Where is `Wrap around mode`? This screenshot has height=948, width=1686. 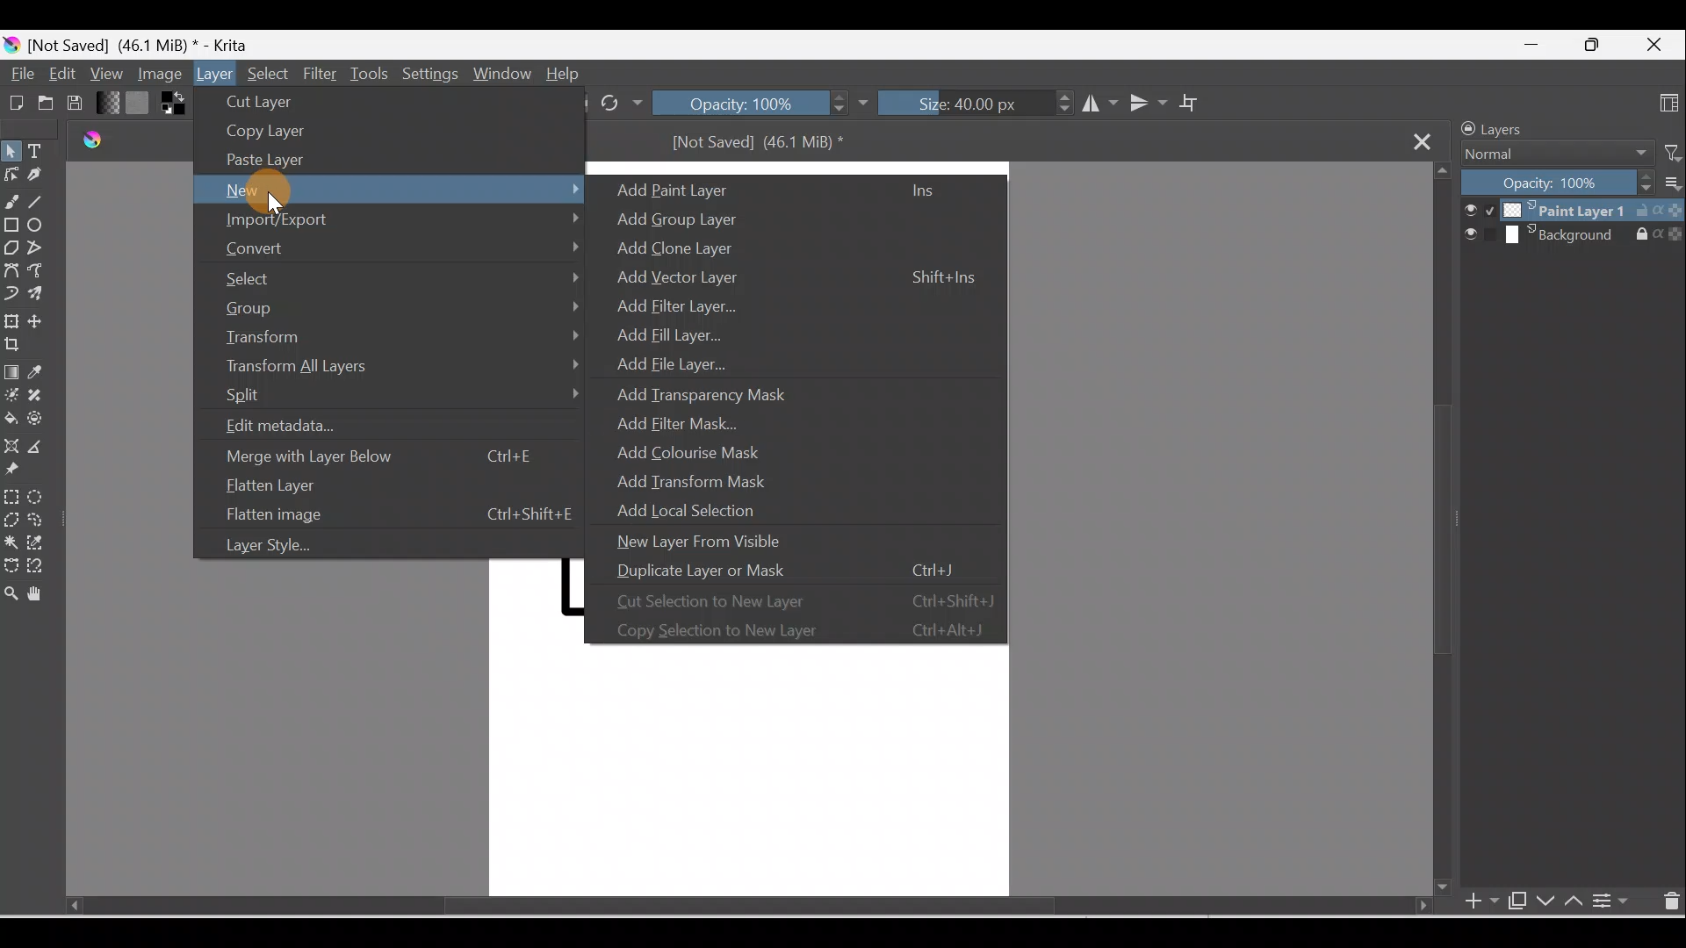 Wrap around mode is located at coordinates (1198, 103).